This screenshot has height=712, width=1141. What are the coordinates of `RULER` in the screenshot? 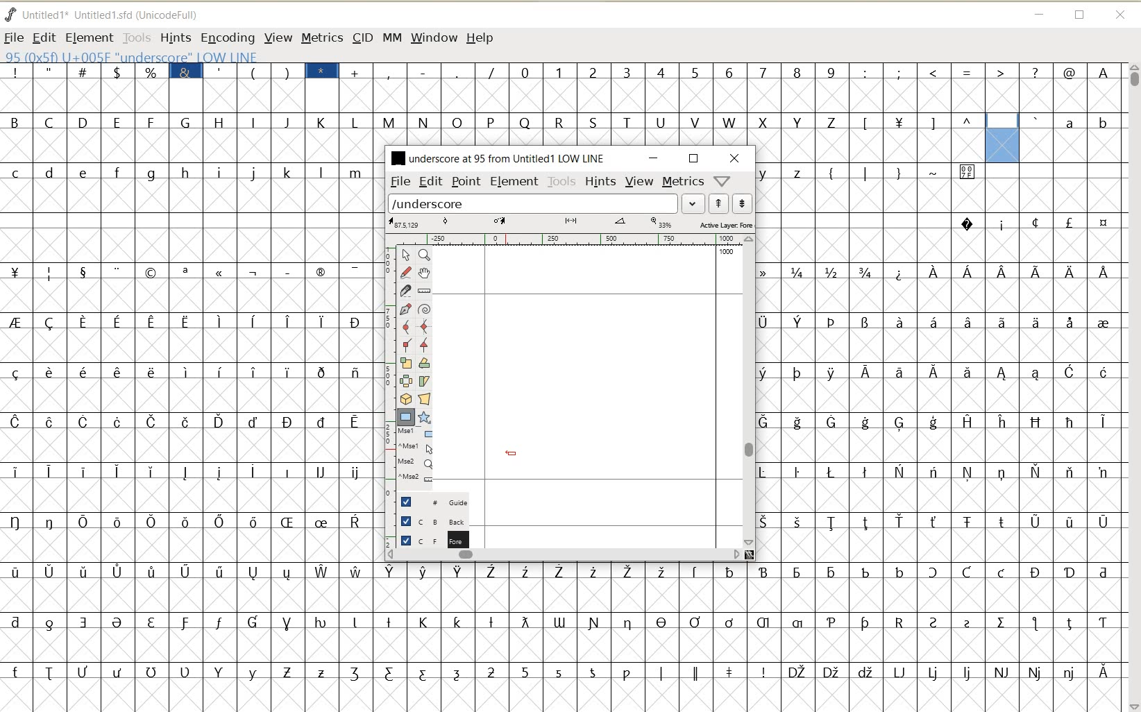 It's located at (566, 239).